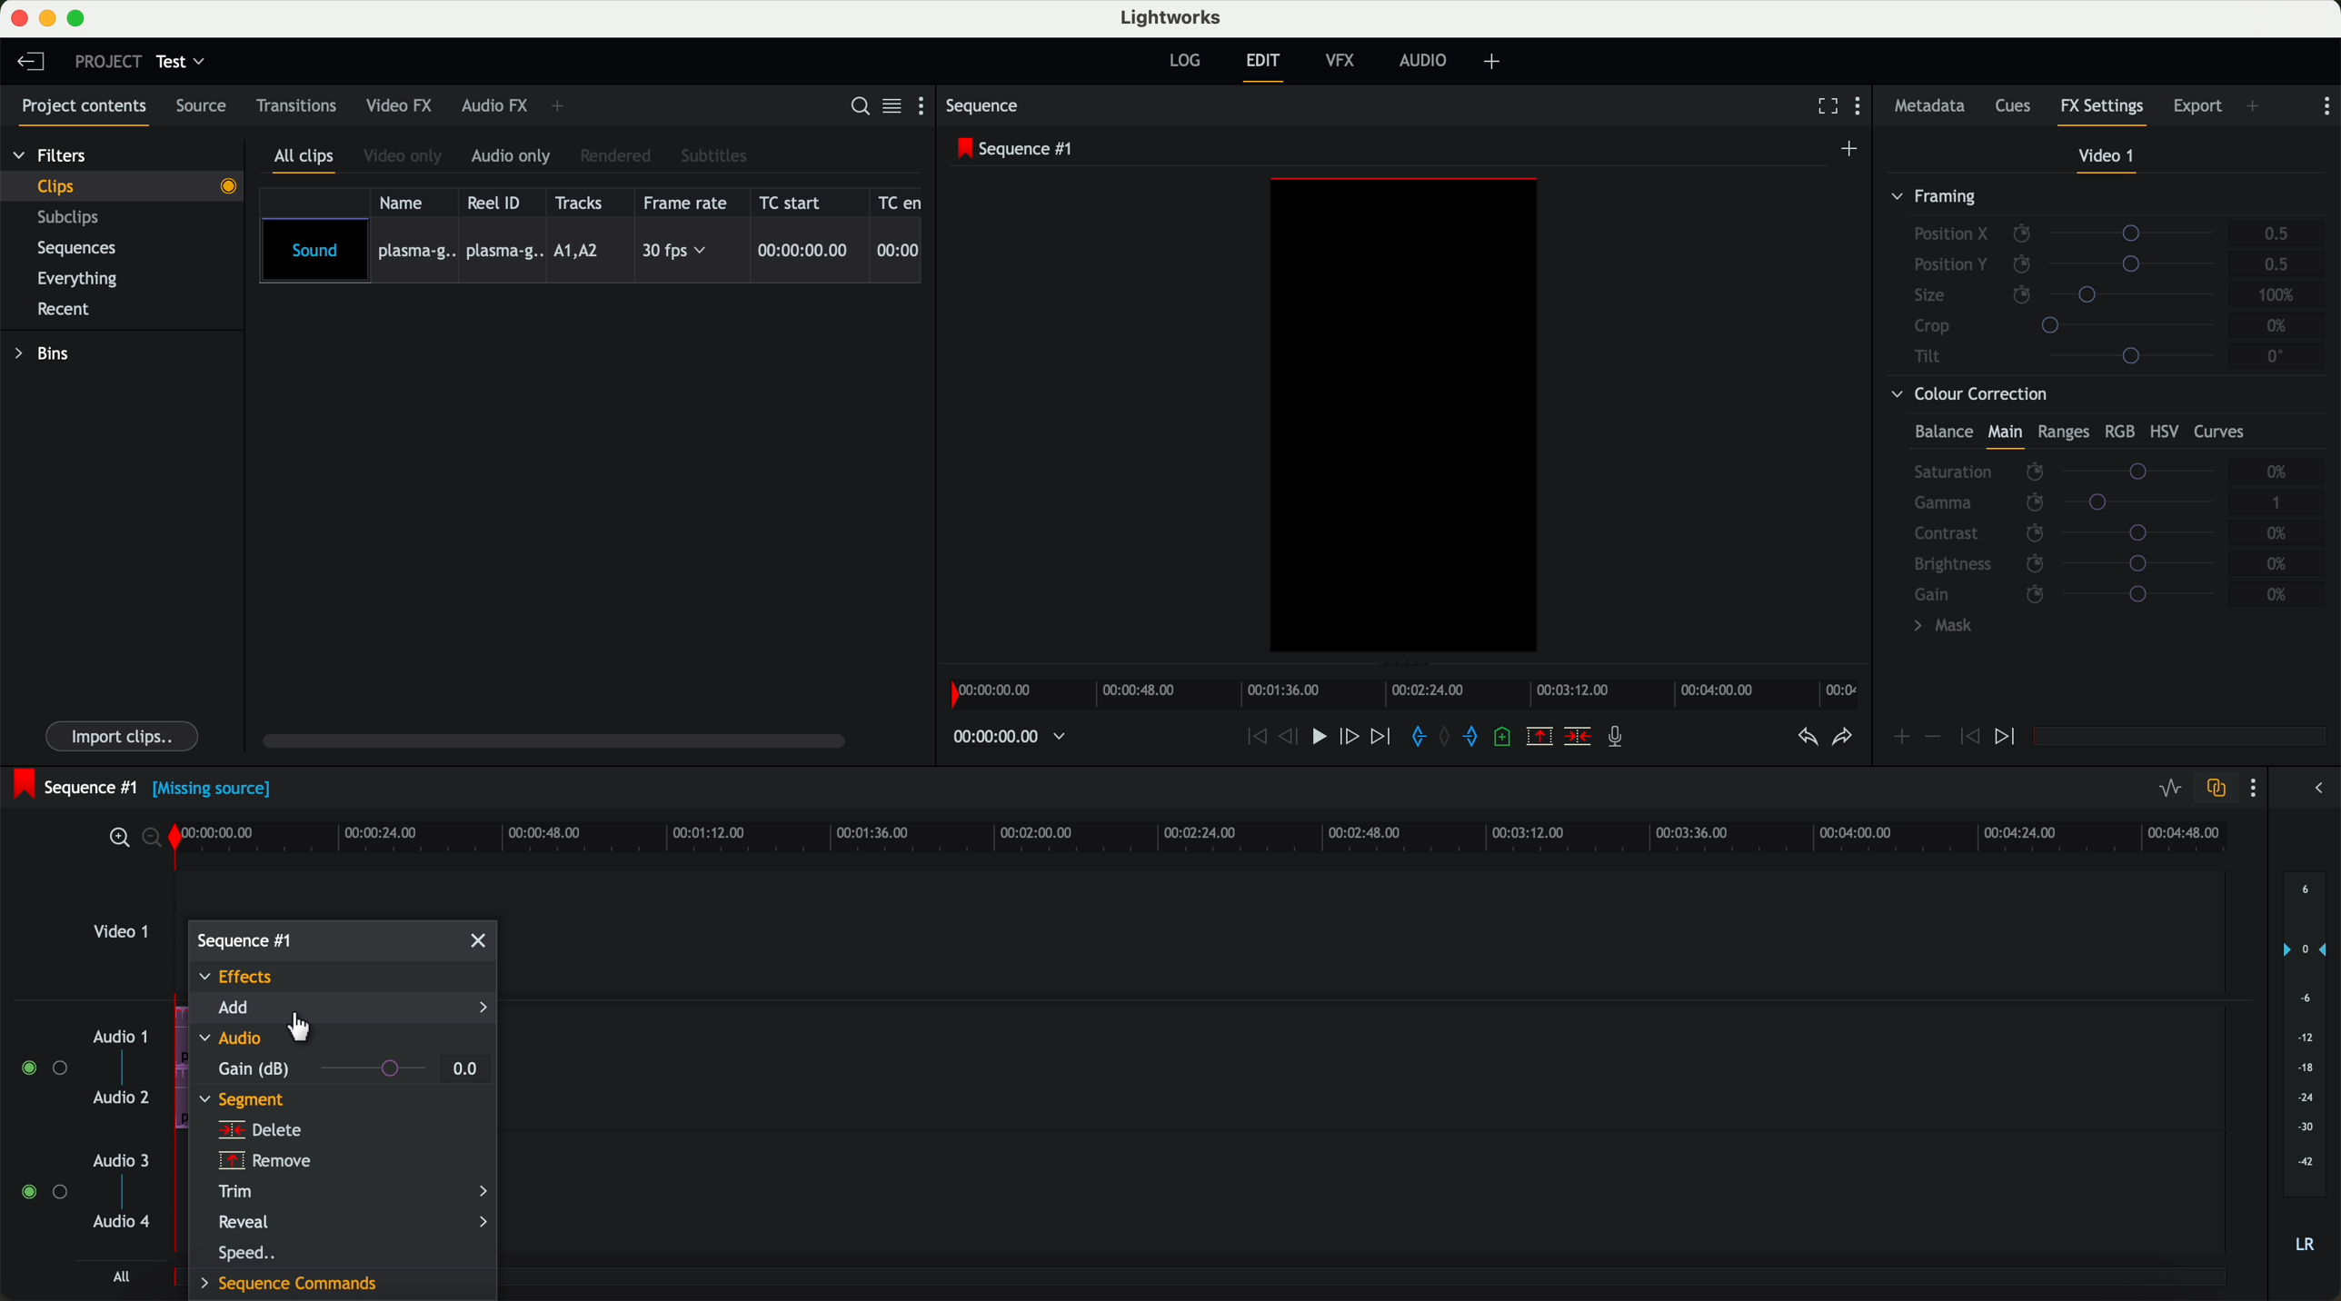  I want to click on log, so click(1183, 61).